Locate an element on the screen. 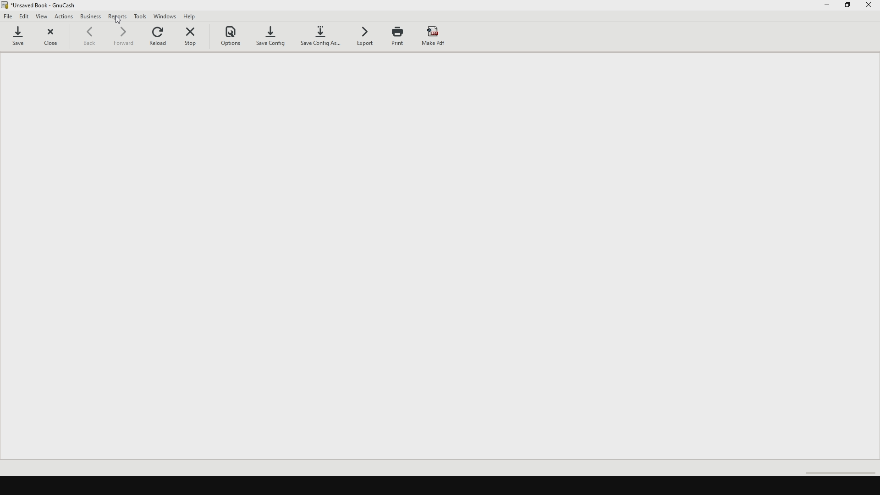 The width and height of the screenshot is (880, 495). actions is located at coordinates (64, 17).